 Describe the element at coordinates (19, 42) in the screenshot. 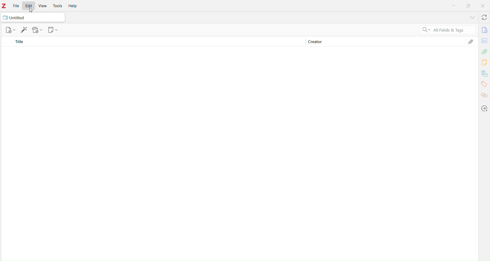

I see `Title` at that location.